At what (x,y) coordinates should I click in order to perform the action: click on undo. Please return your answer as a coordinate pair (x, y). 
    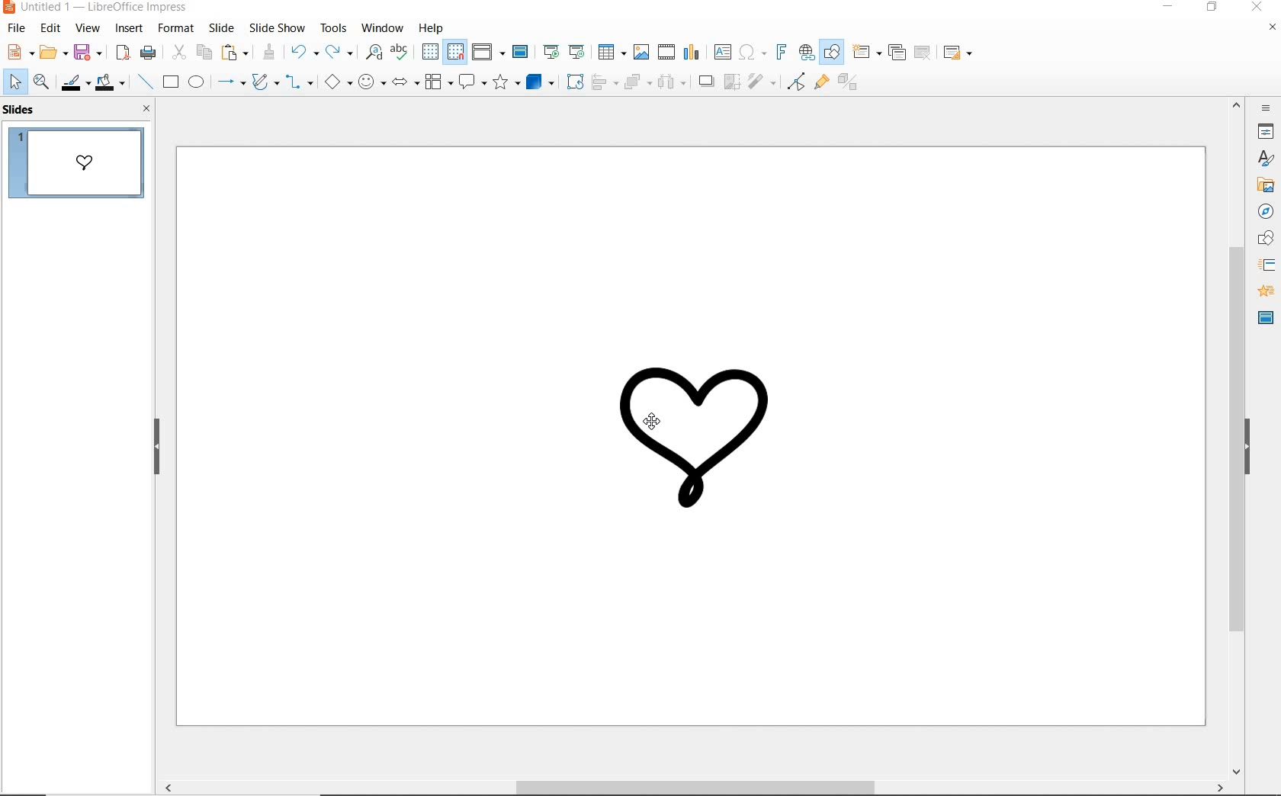
    Looking at the image, I should click on (303, 52).